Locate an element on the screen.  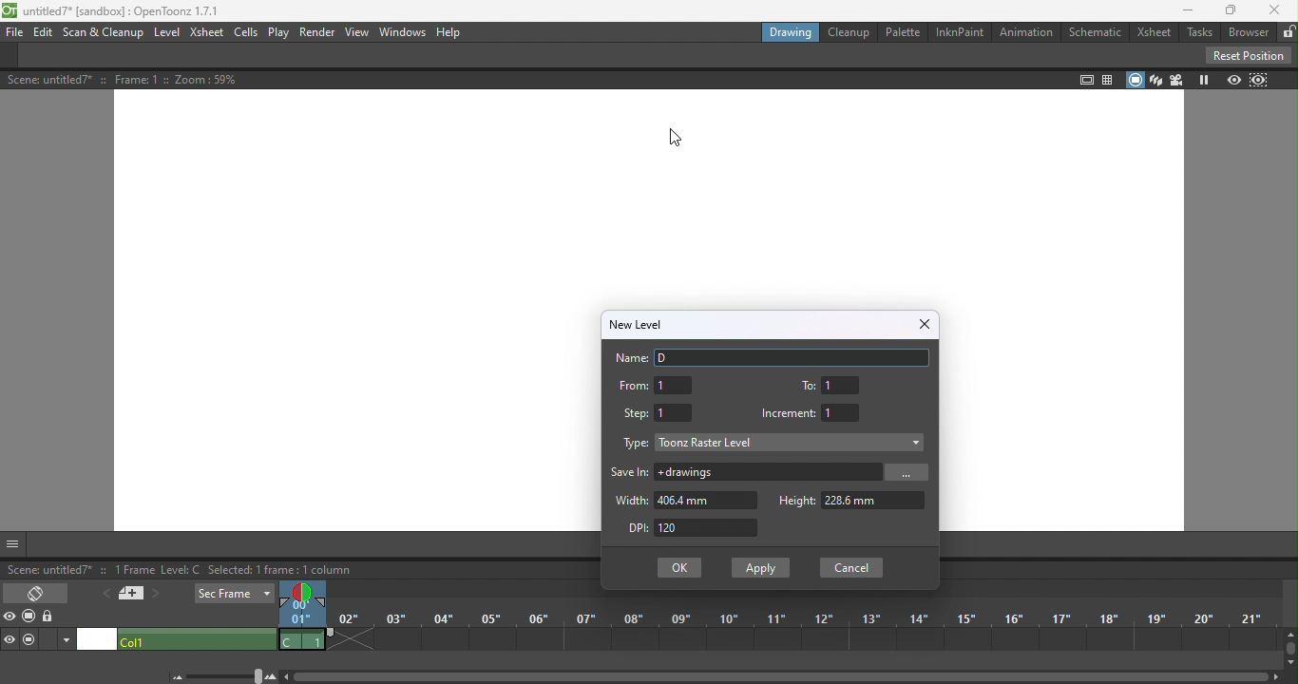
Apply is located at coordinates (759, 568).